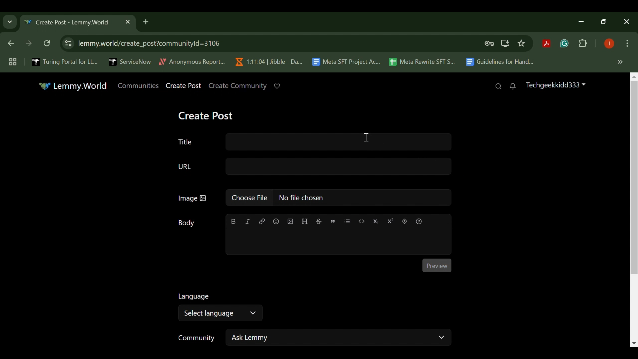 Image resolution: width=638 pixels, height=359 pixels. I want to click on list, so click(348, 221).